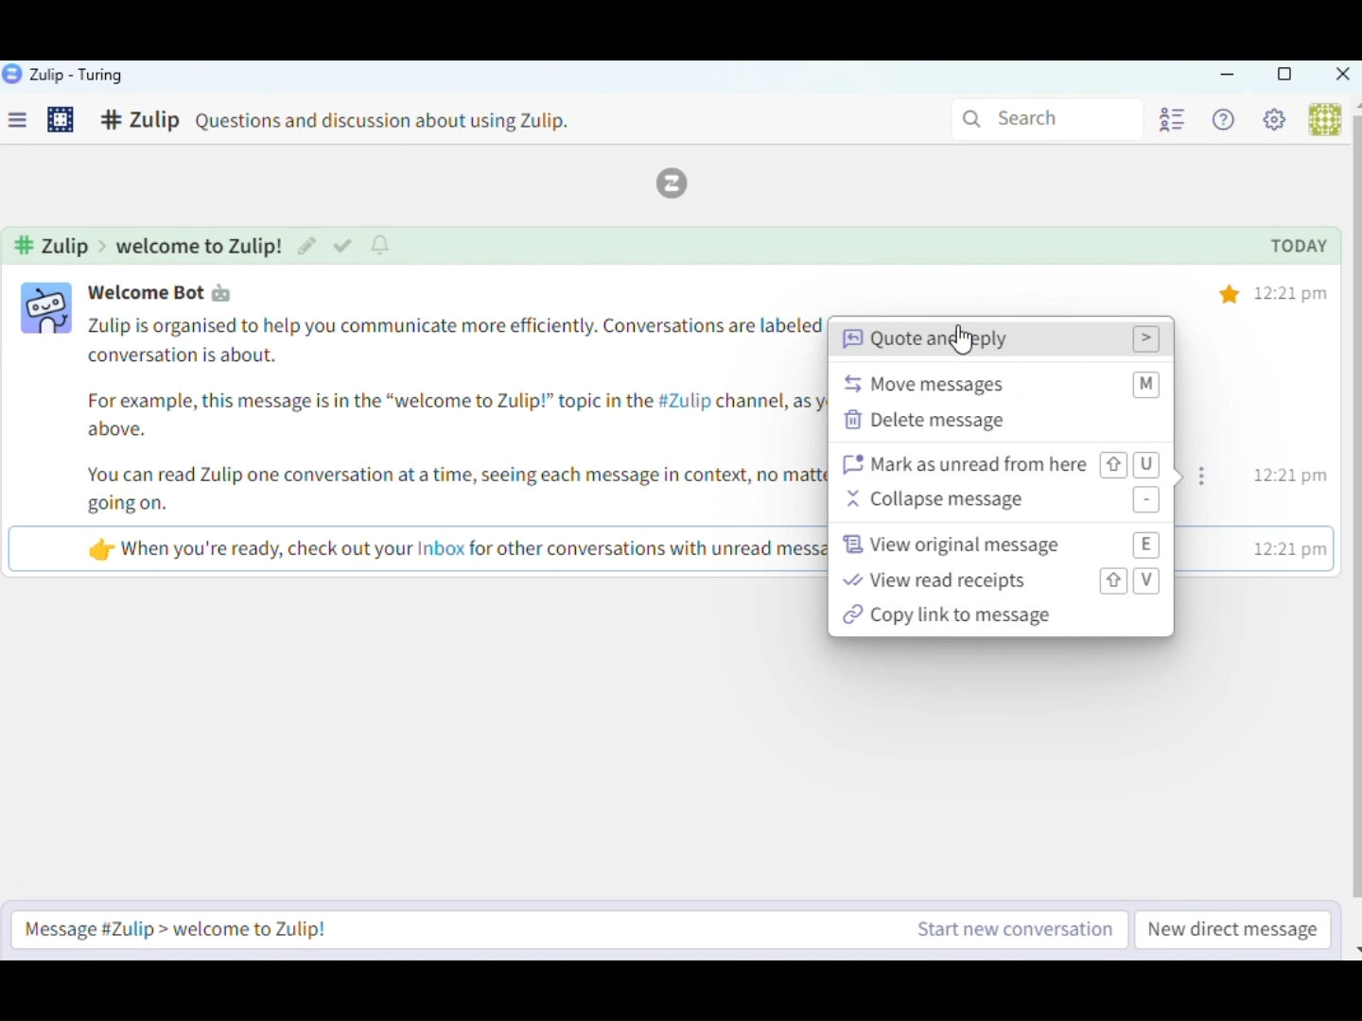 Image resolution: width=1362 pixels, height=1021 pixels. What do you see at coordinates (1283, 75) in the screenshot?
I see `Box` at bounding box center [1283, 75].